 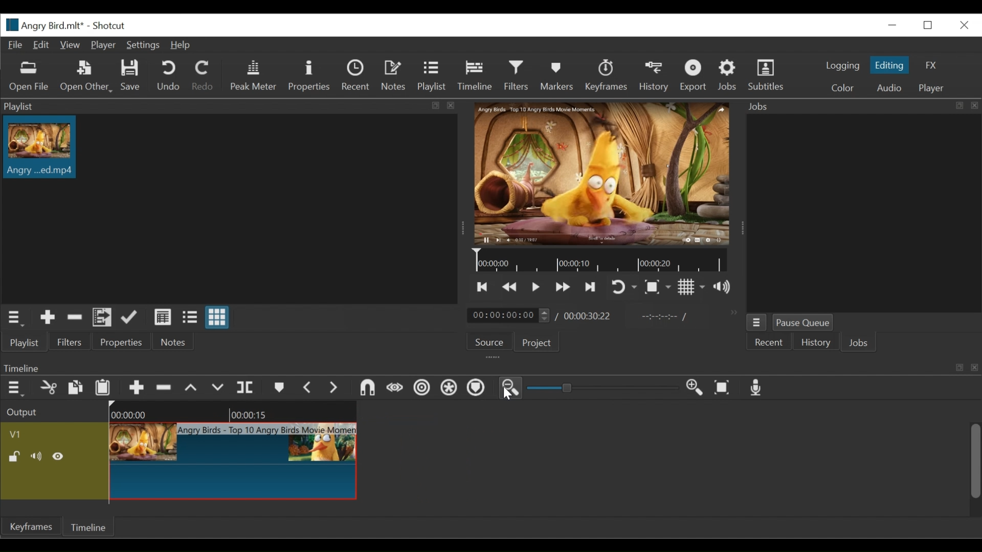 I want to click on keyframes, so click(x=28, y=528).